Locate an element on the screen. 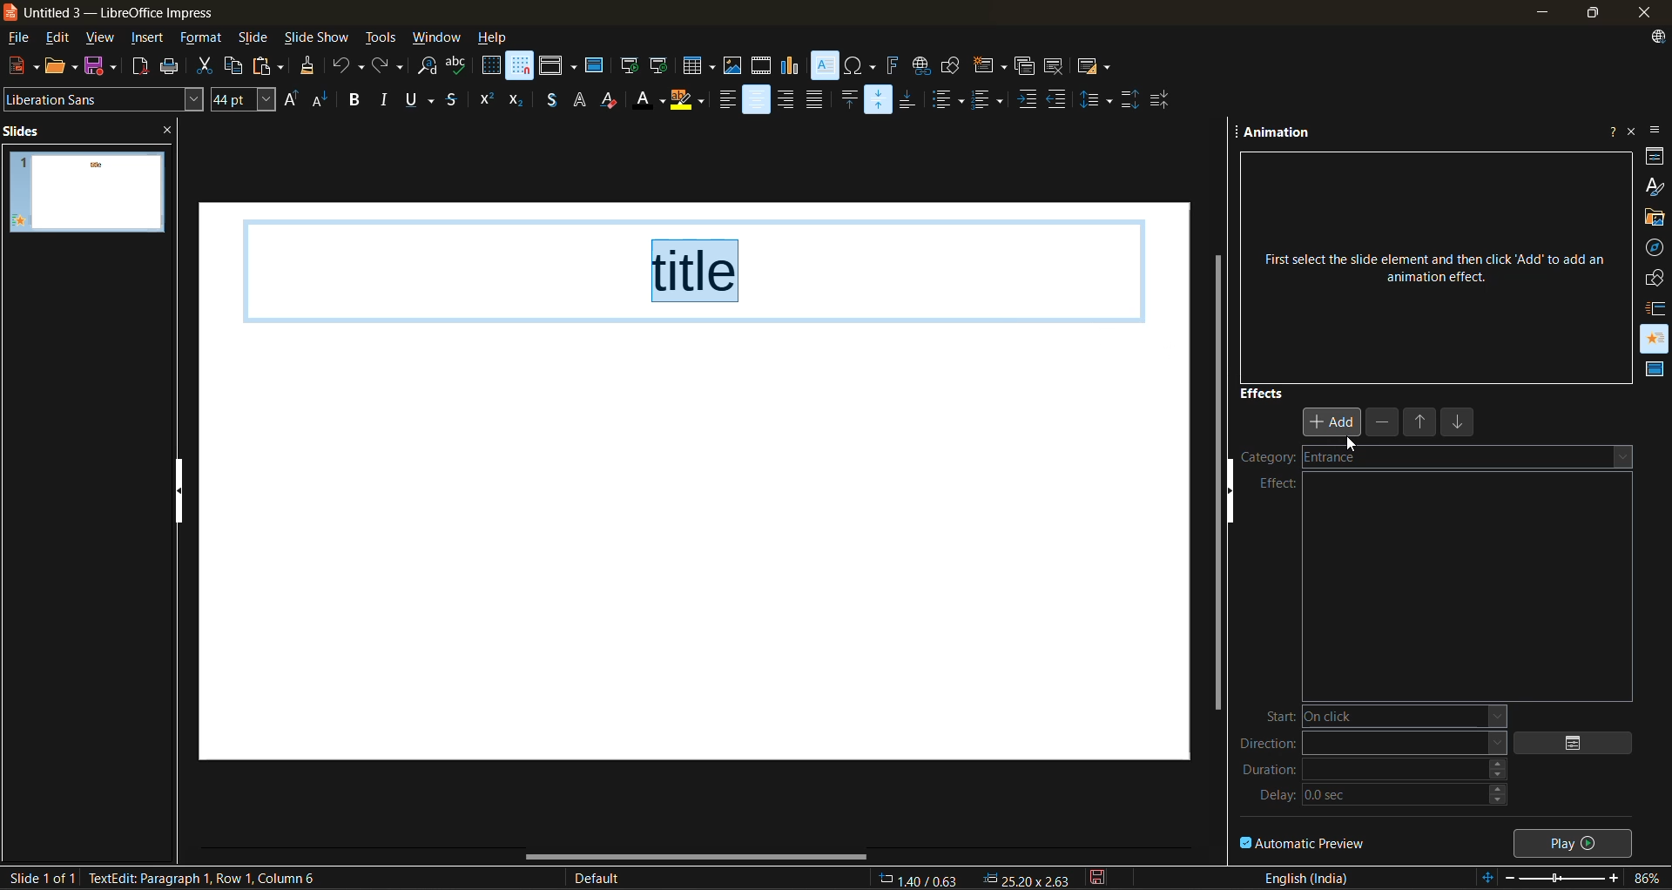 This screenshot has height=890, width=1672. automatic preview is located at coordinates (1304, 842).